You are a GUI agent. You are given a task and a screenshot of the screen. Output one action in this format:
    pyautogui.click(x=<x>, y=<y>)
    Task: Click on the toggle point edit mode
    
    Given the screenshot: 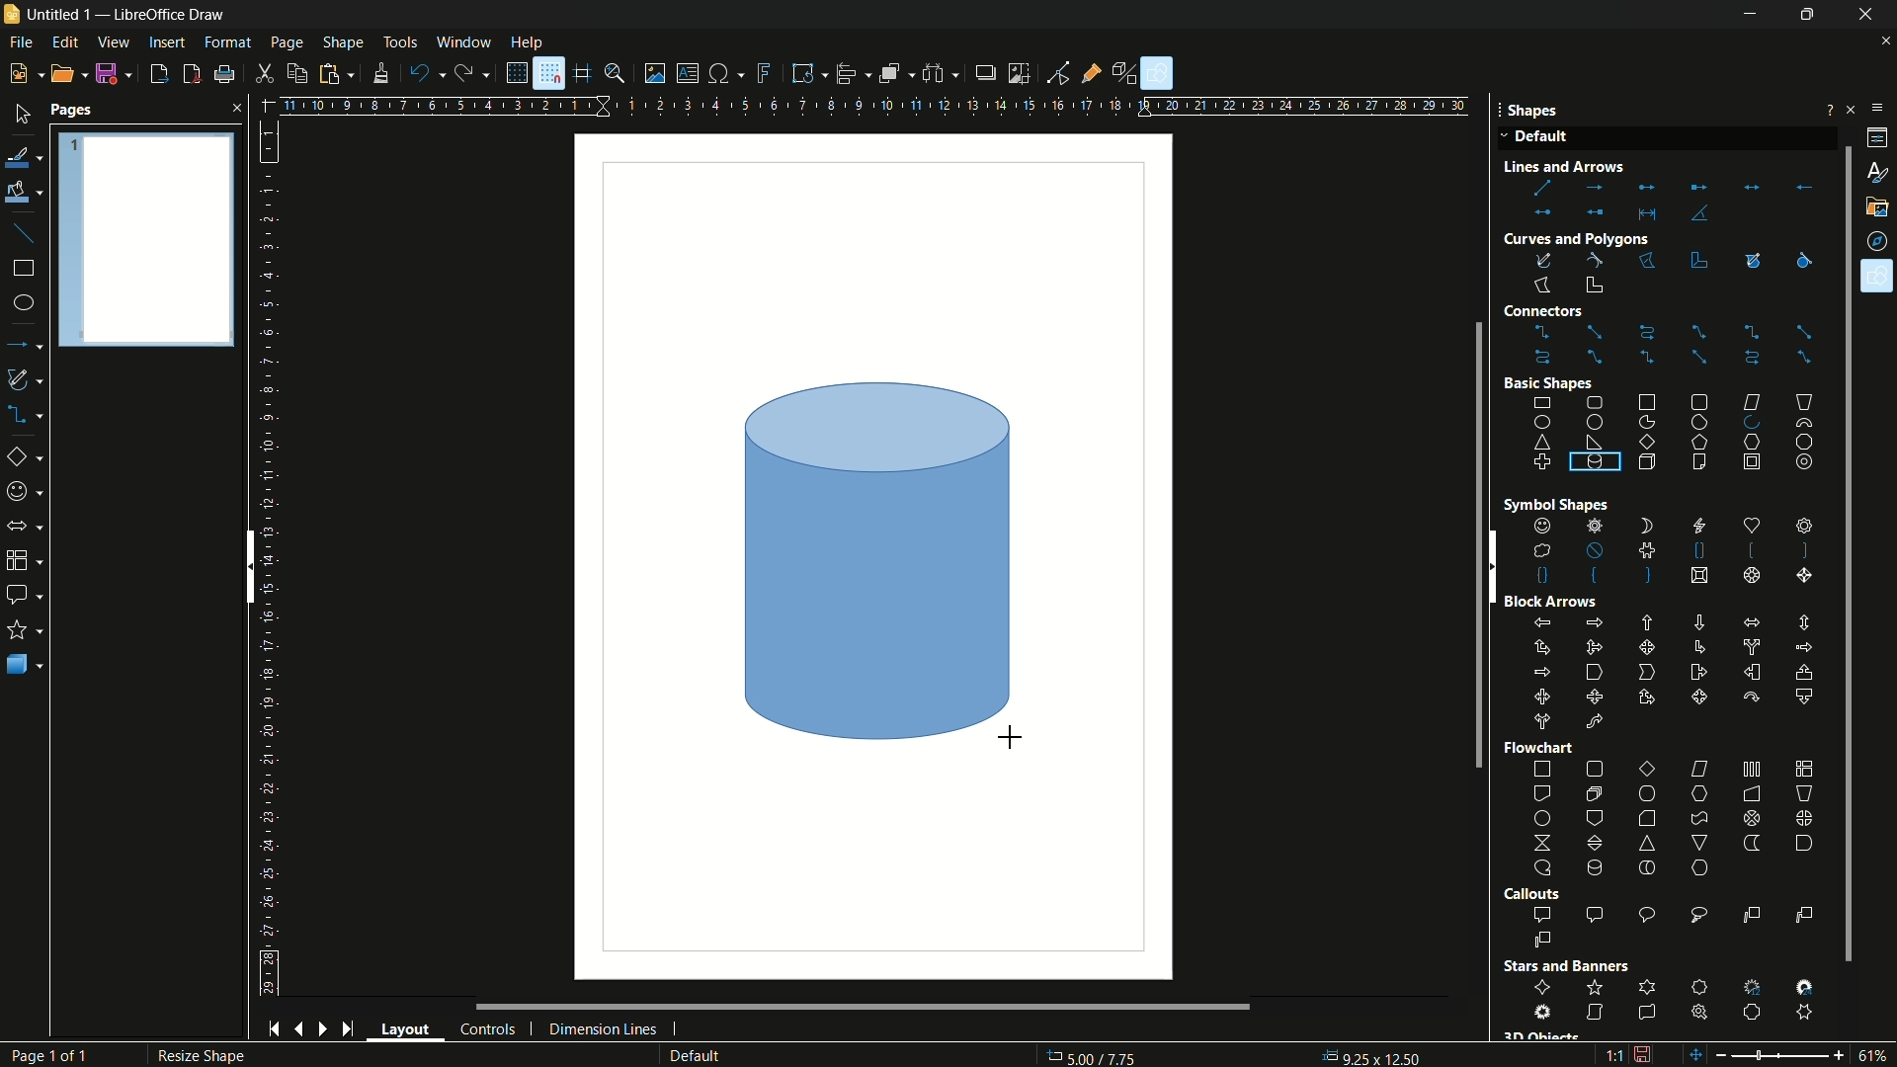 What is the action you would take?
    pyautogui.click(x=1059, y=73)
    